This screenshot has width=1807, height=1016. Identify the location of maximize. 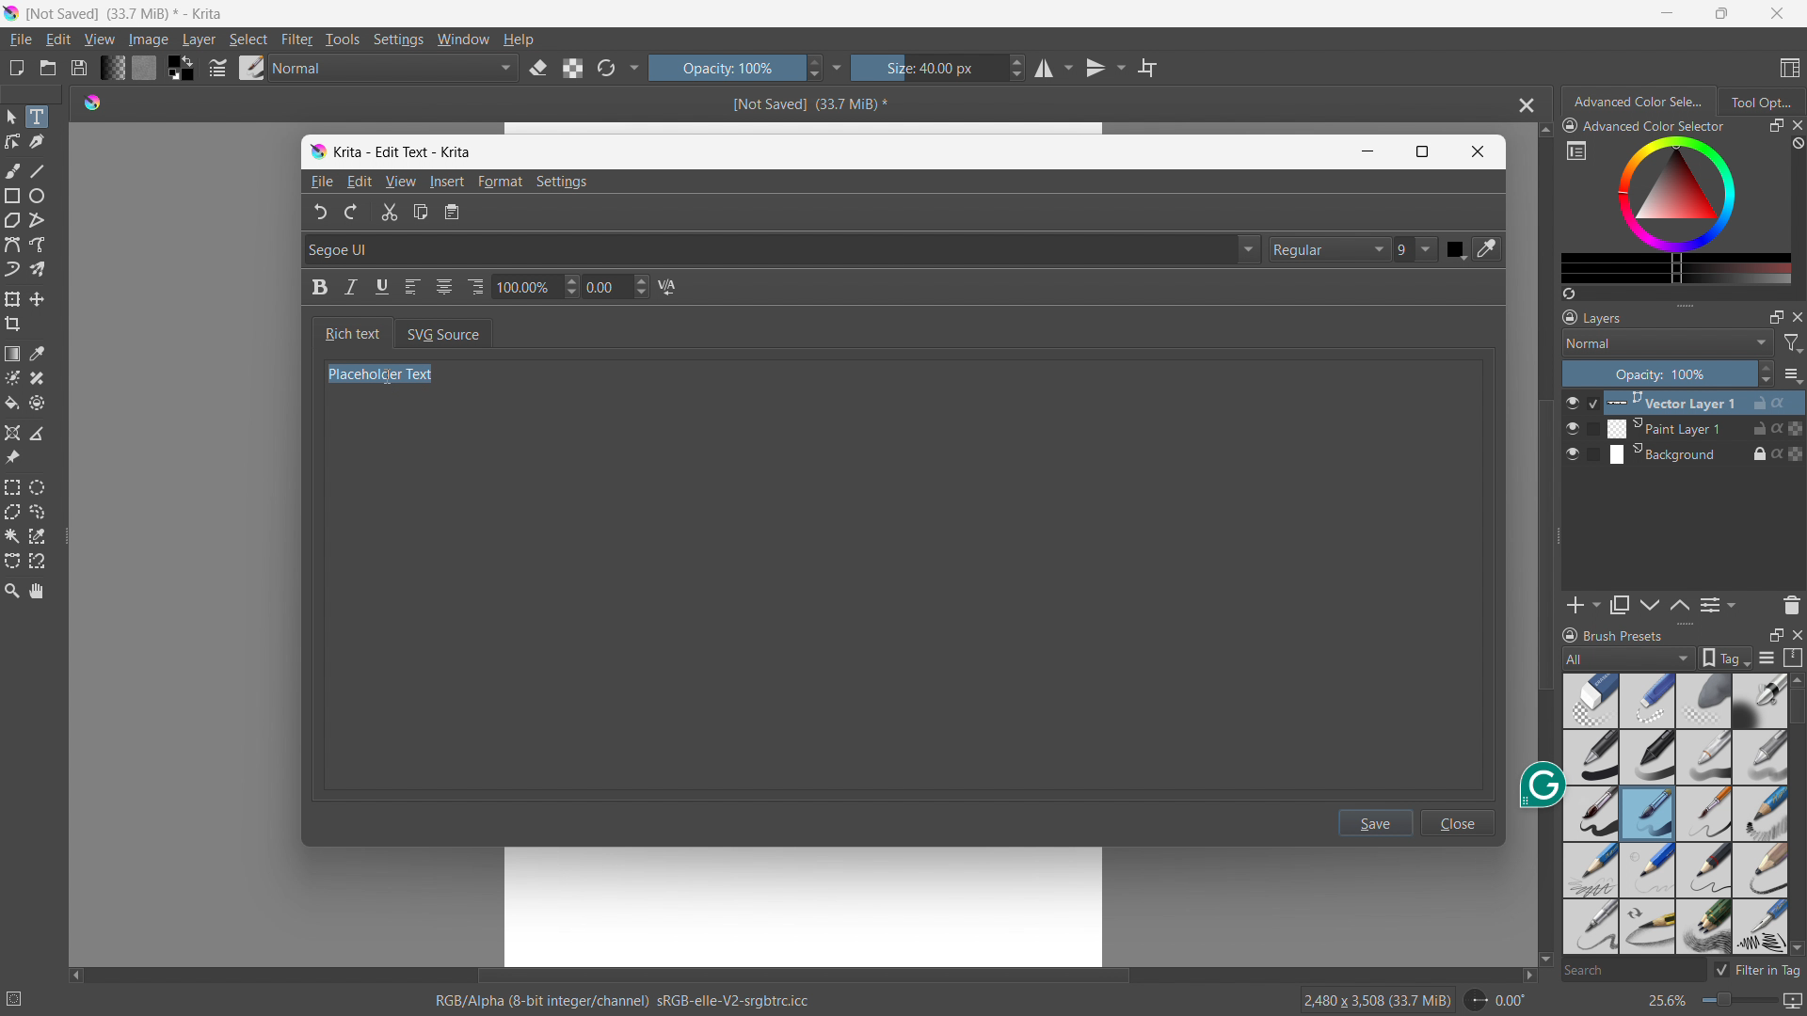
(1775, 126).